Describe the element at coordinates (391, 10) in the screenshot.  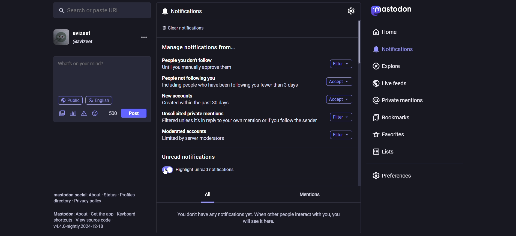
I see `logo` at that location.